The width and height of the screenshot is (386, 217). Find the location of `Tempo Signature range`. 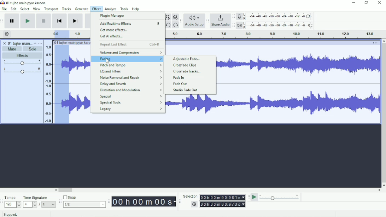

Tempo Signature range is located at coordinates (30, 204).